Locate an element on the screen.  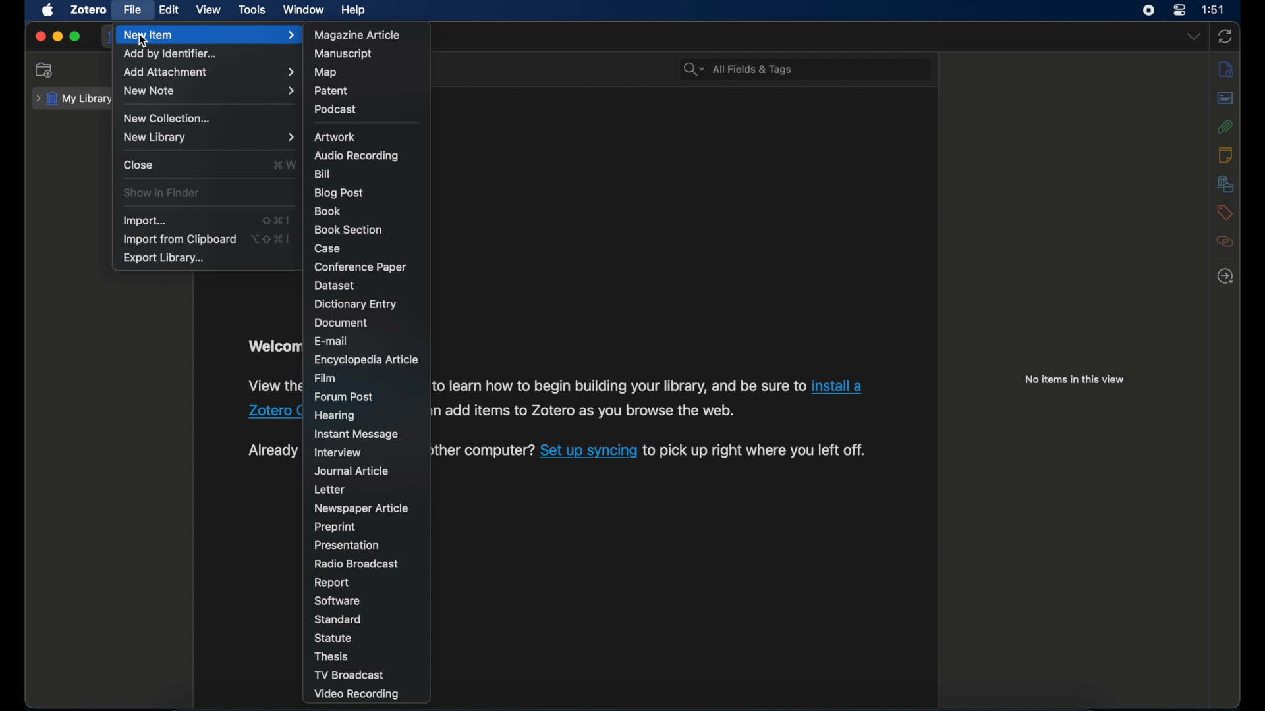
close is located at coordinates (40, 36).